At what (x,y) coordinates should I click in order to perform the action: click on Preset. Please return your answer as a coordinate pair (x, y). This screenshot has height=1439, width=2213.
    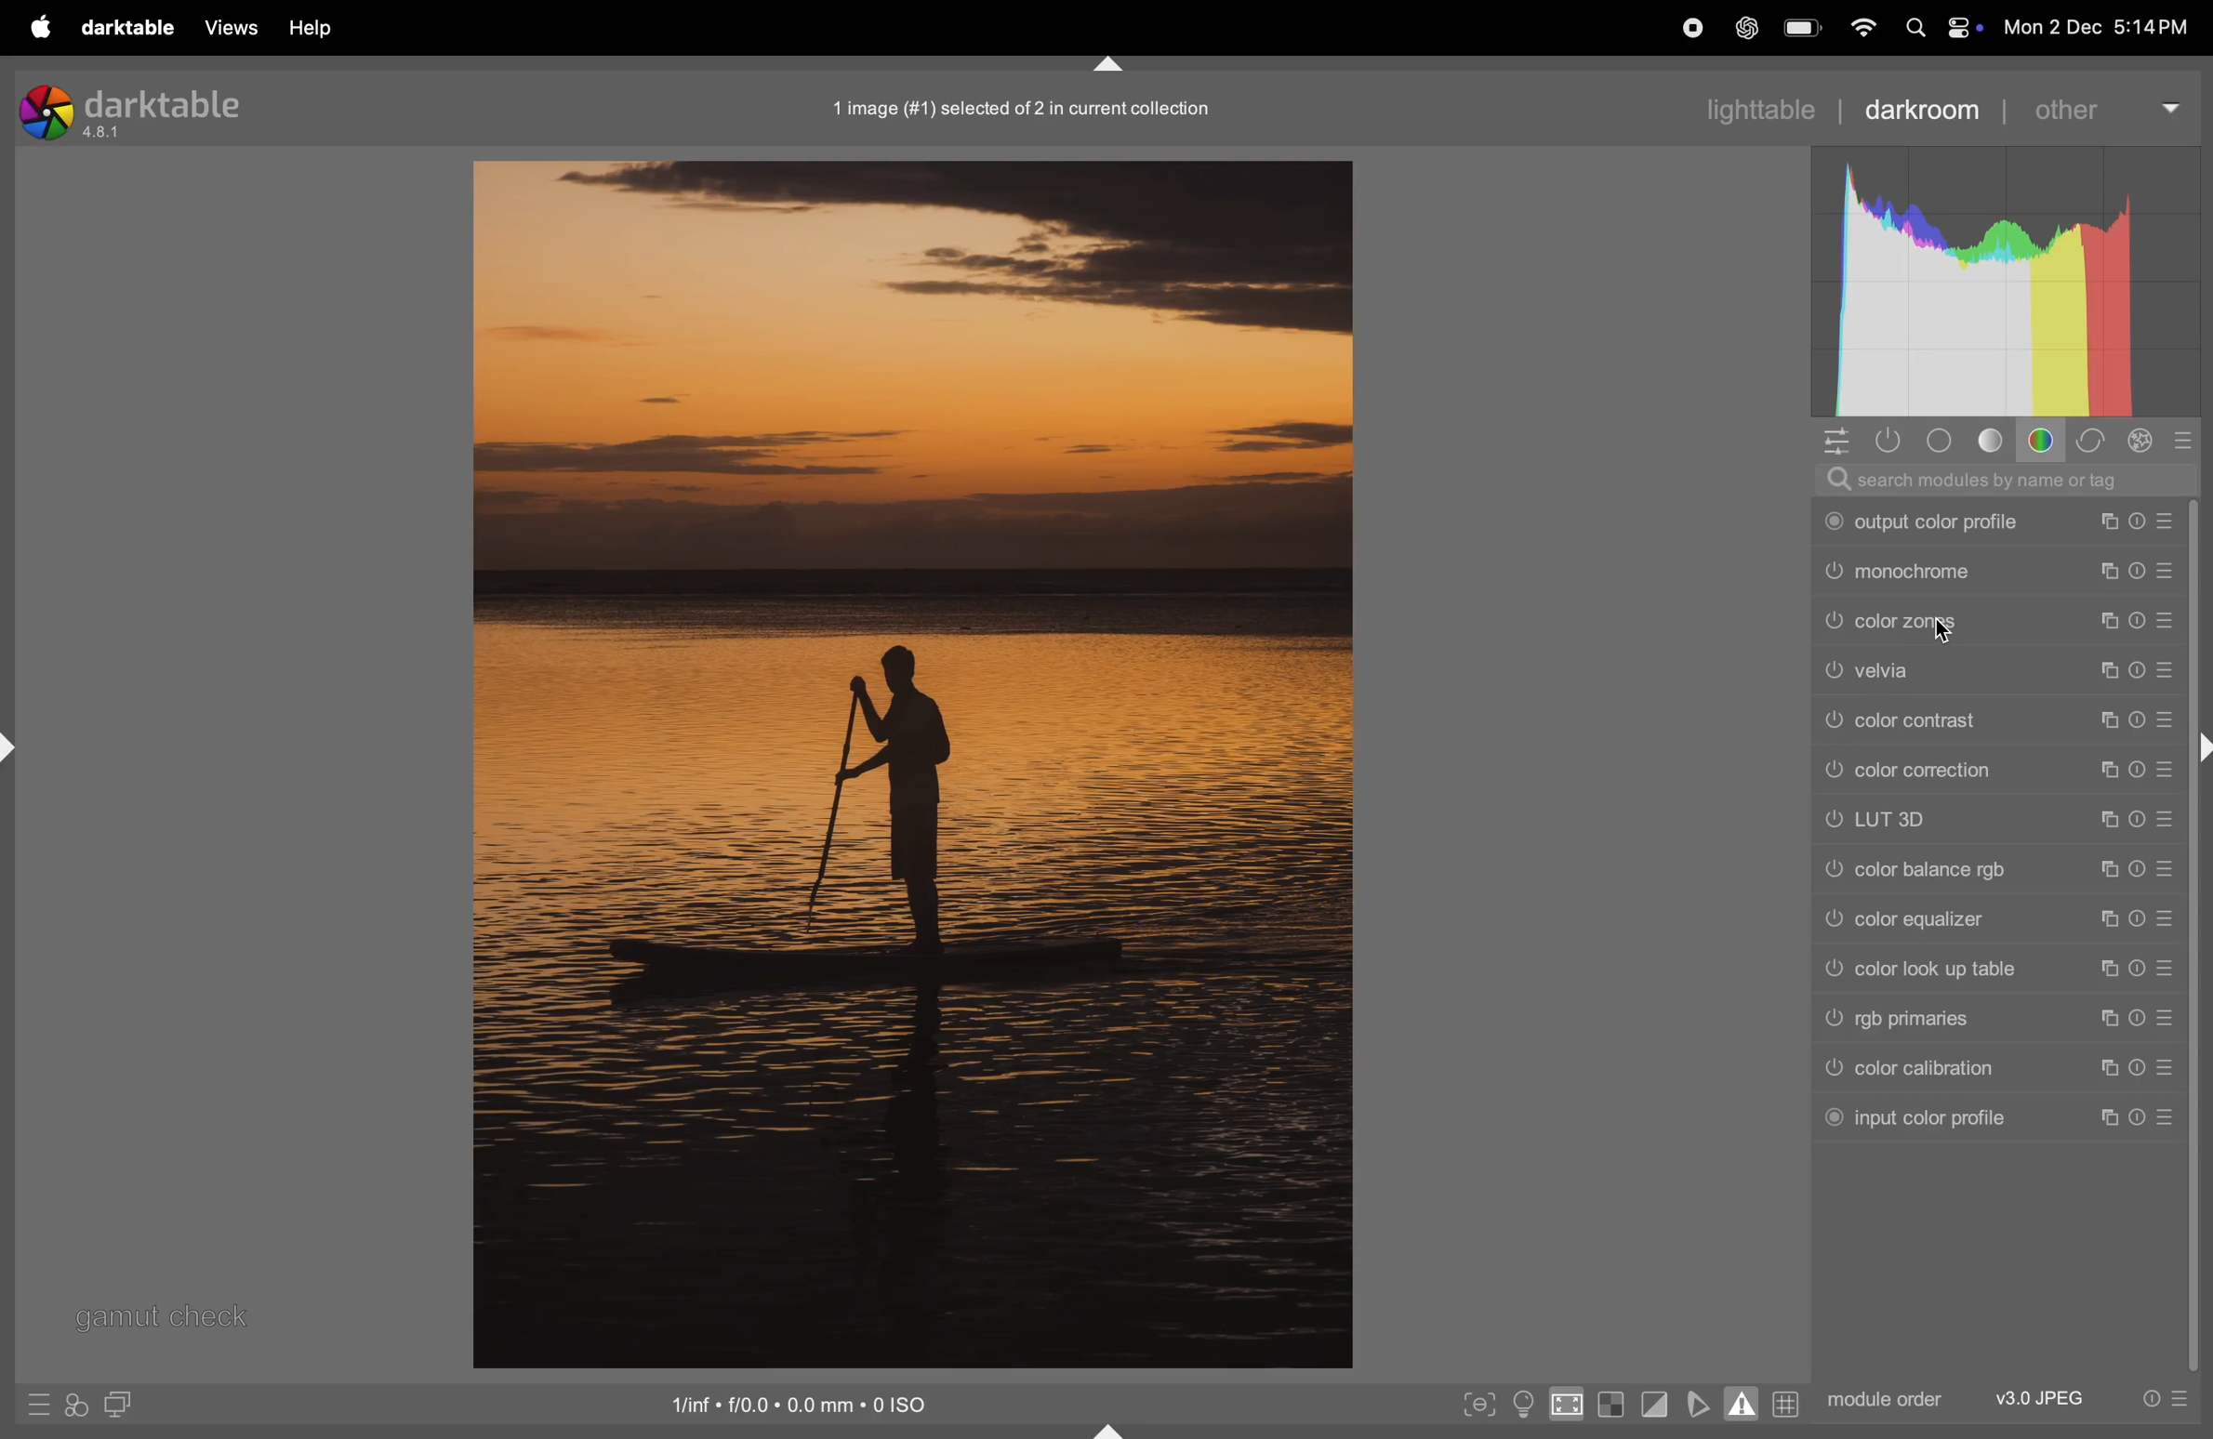
    Looking at the image, I should click on (2167, 1018).